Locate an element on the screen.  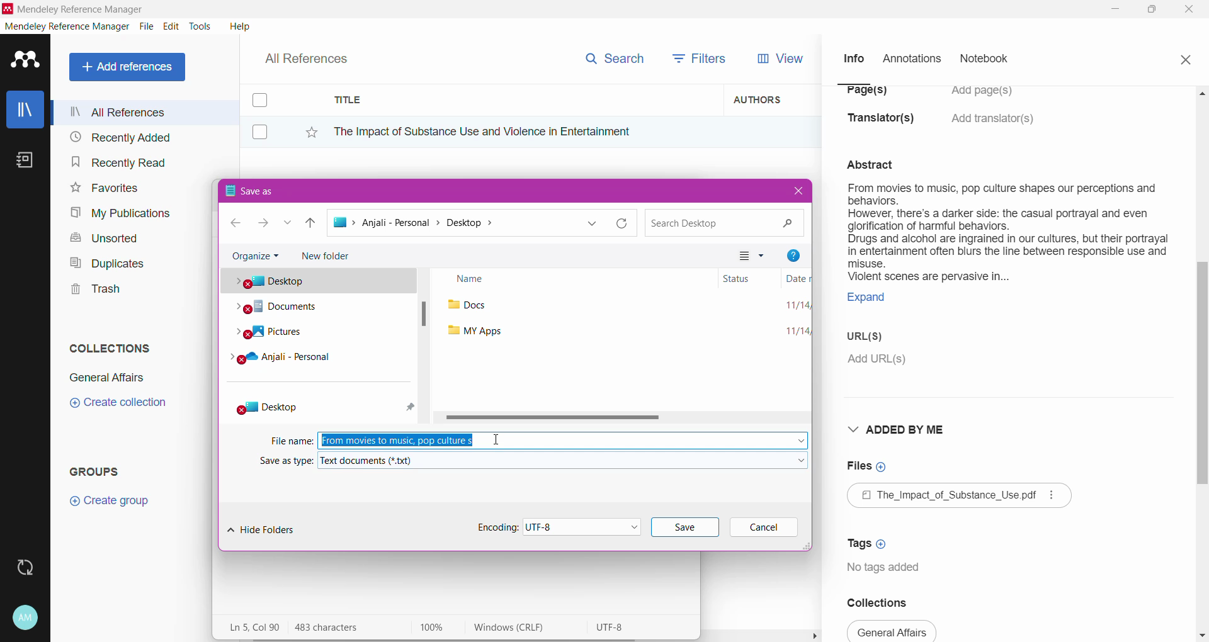
Collection Name is located at coordinates (105, 378).